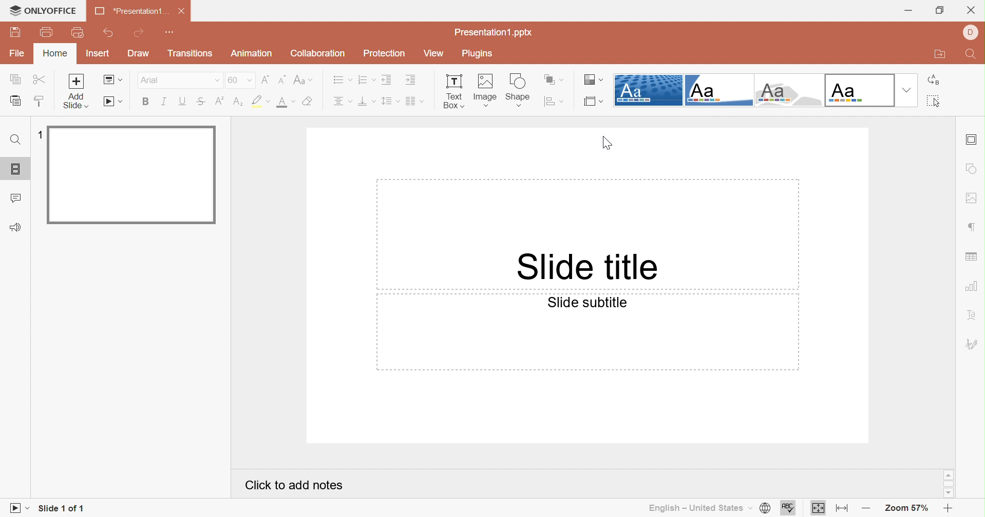 Image resolution: width=985 pixels, height=517 pixels. Describe the element at coordinates (554, 80) in the screenshot. I see `Arrange shape` at that location.